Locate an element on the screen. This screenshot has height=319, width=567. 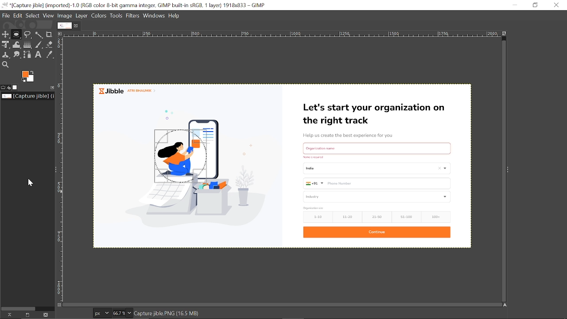
Toggle quick mask on/off is located at coordinates (59, 304).